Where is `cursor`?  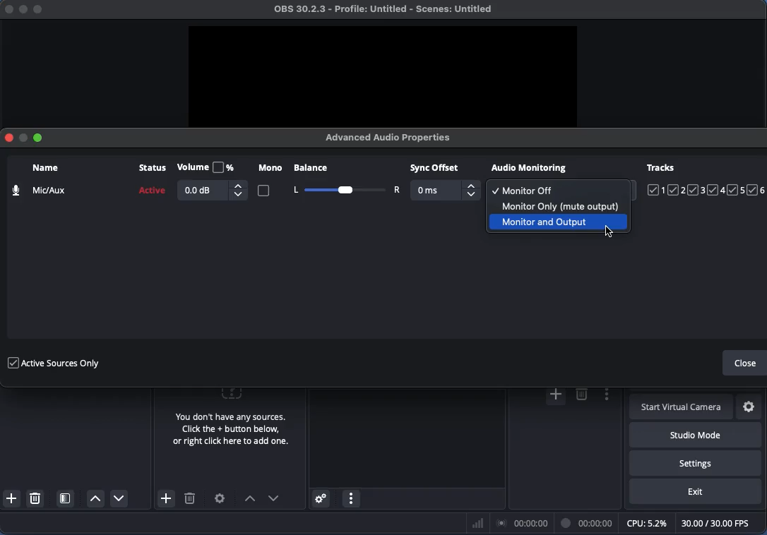 cursor is located at coordinates (611, 234).